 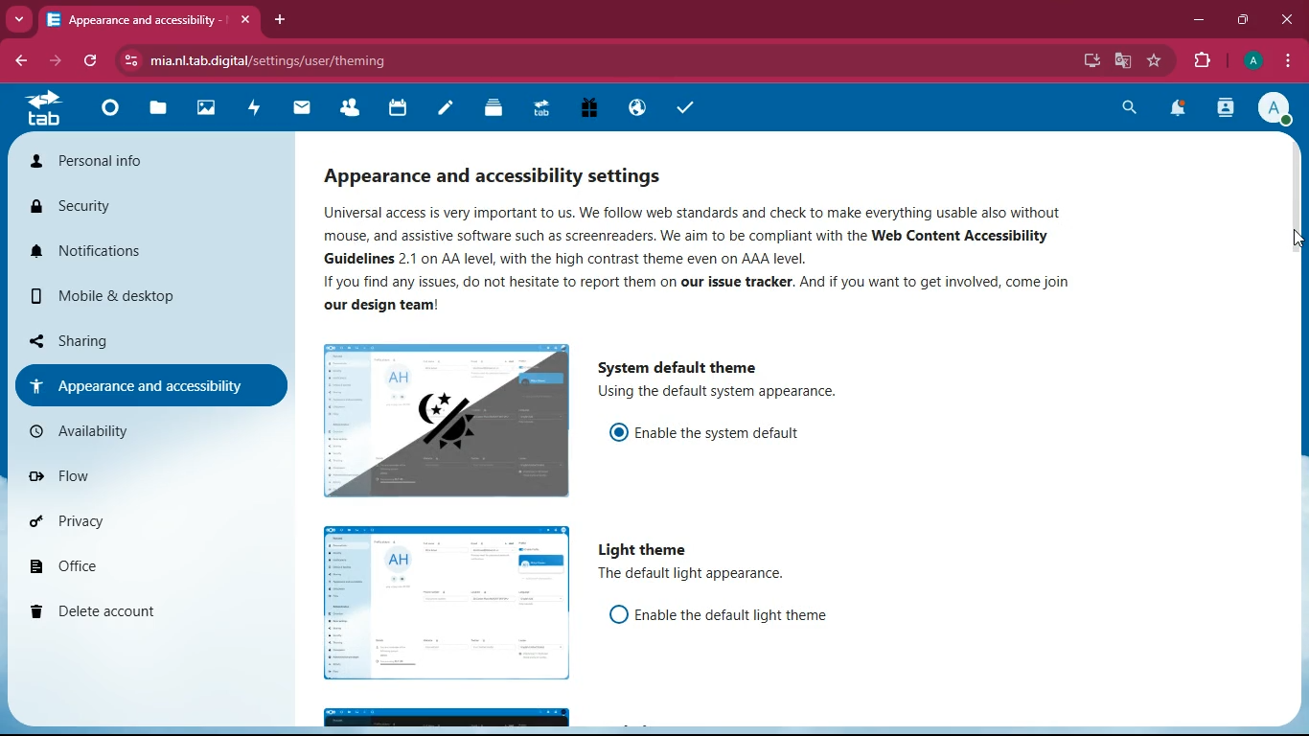 I want to click on home, so click(x=110, y=117).